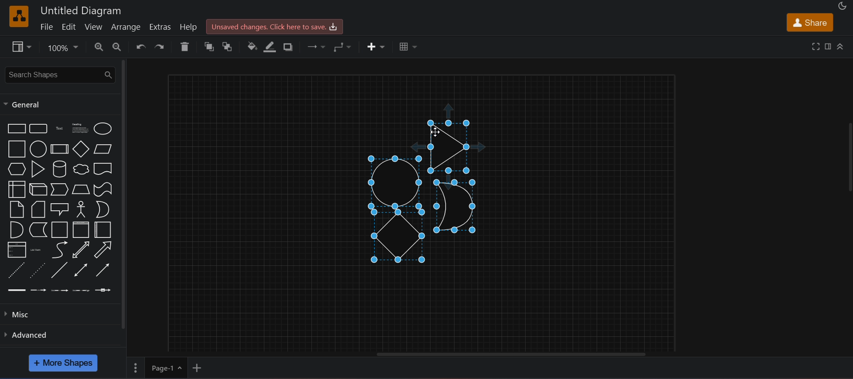 The image size is (853, 379). What do you see at coordinates (16, 209) in the screenshot?
I see `notes` at bounding box center [16, 209].